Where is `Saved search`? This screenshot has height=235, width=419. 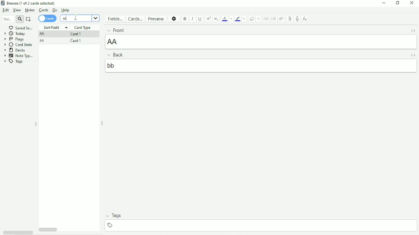
Saved search is located at coordinates (21, 28).